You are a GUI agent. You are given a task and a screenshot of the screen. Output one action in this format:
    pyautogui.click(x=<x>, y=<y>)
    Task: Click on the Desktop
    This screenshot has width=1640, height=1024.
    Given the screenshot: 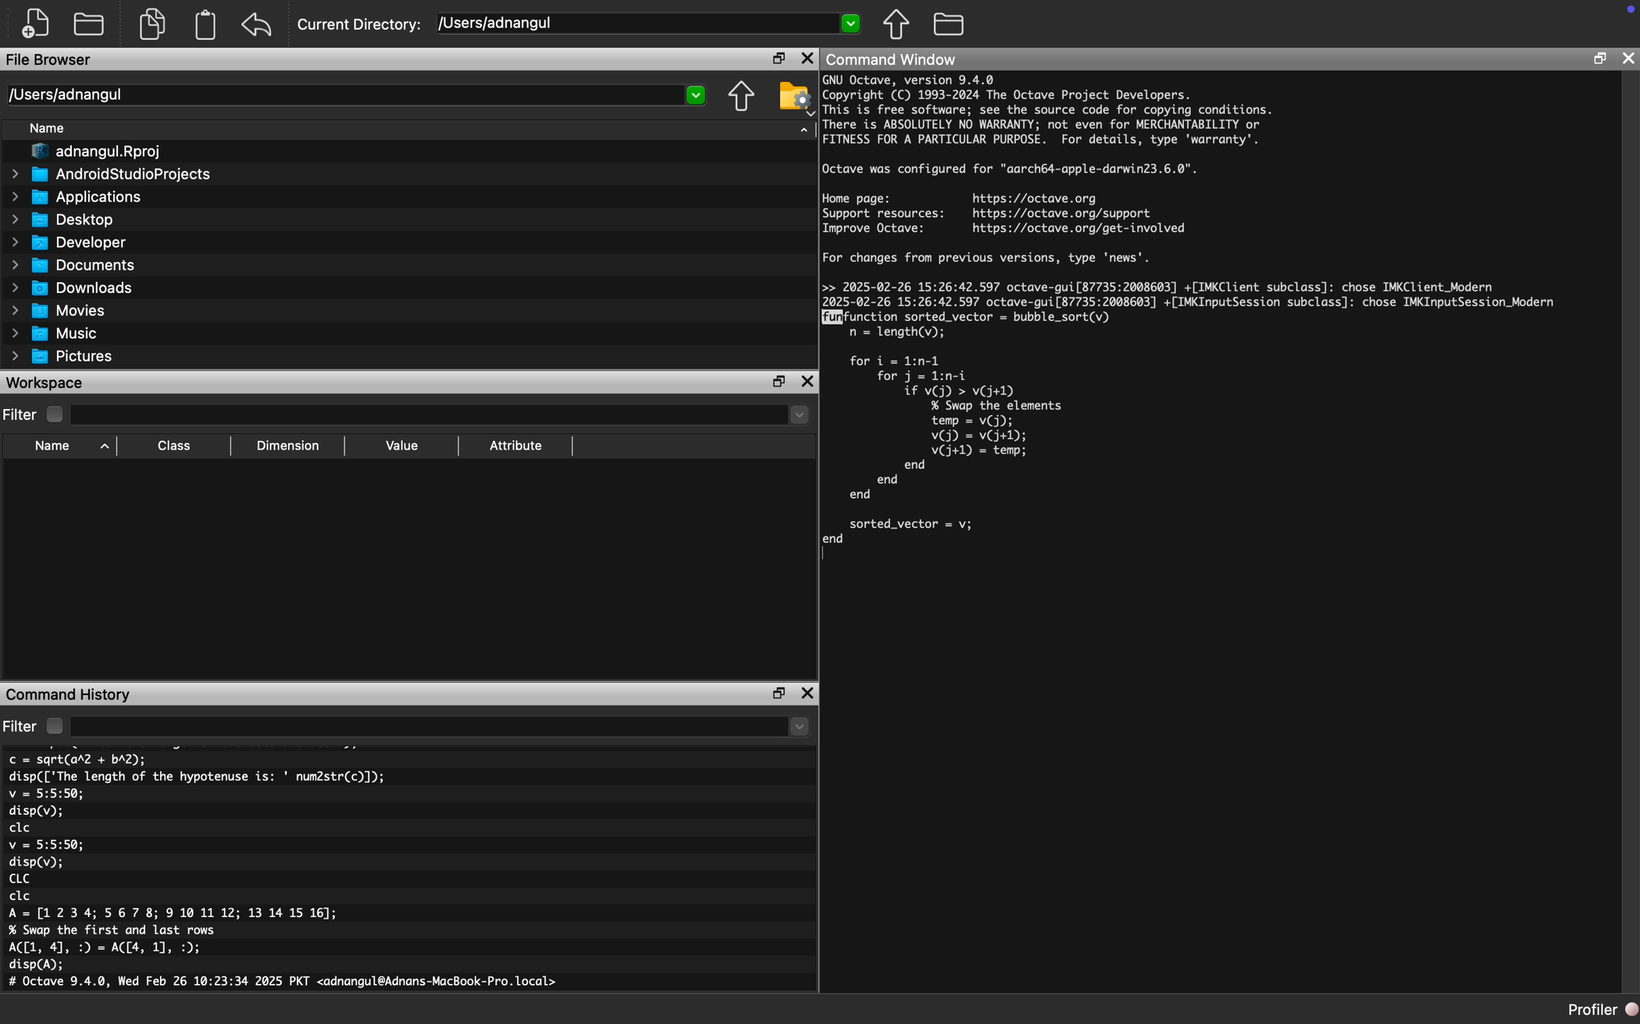 What is the action you would take?
    pyautogui.click(x=63, y=219)
    